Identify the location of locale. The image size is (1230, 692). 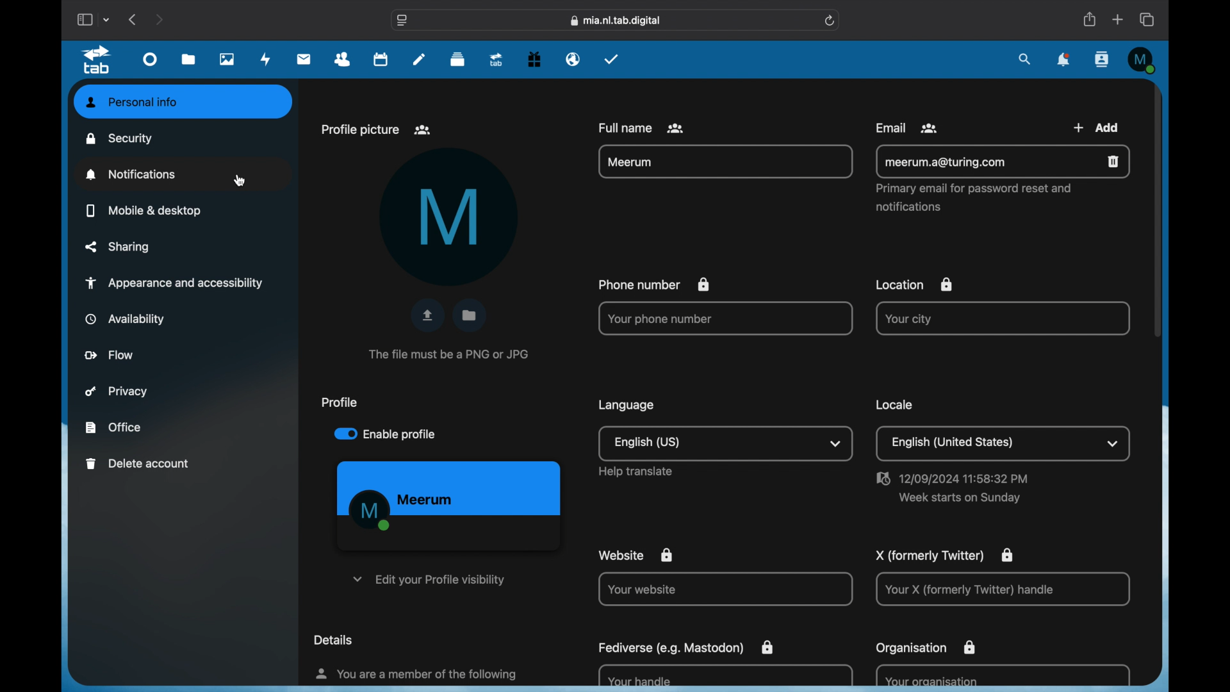
(895, 403).